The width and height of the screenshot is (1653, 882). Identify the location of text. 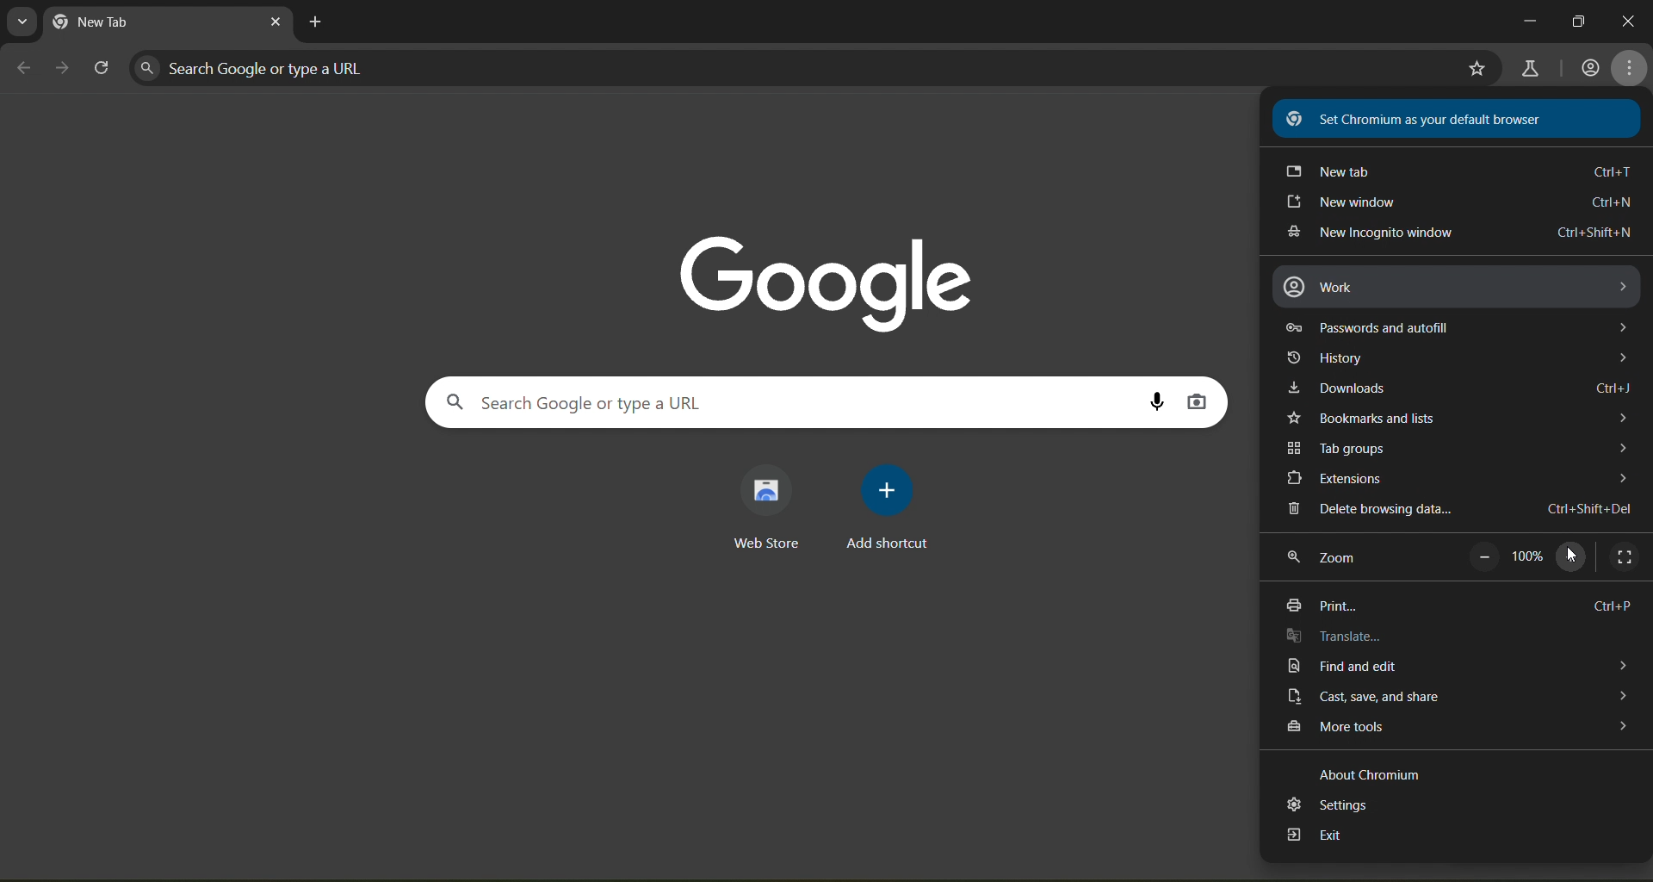
(1371, 775).